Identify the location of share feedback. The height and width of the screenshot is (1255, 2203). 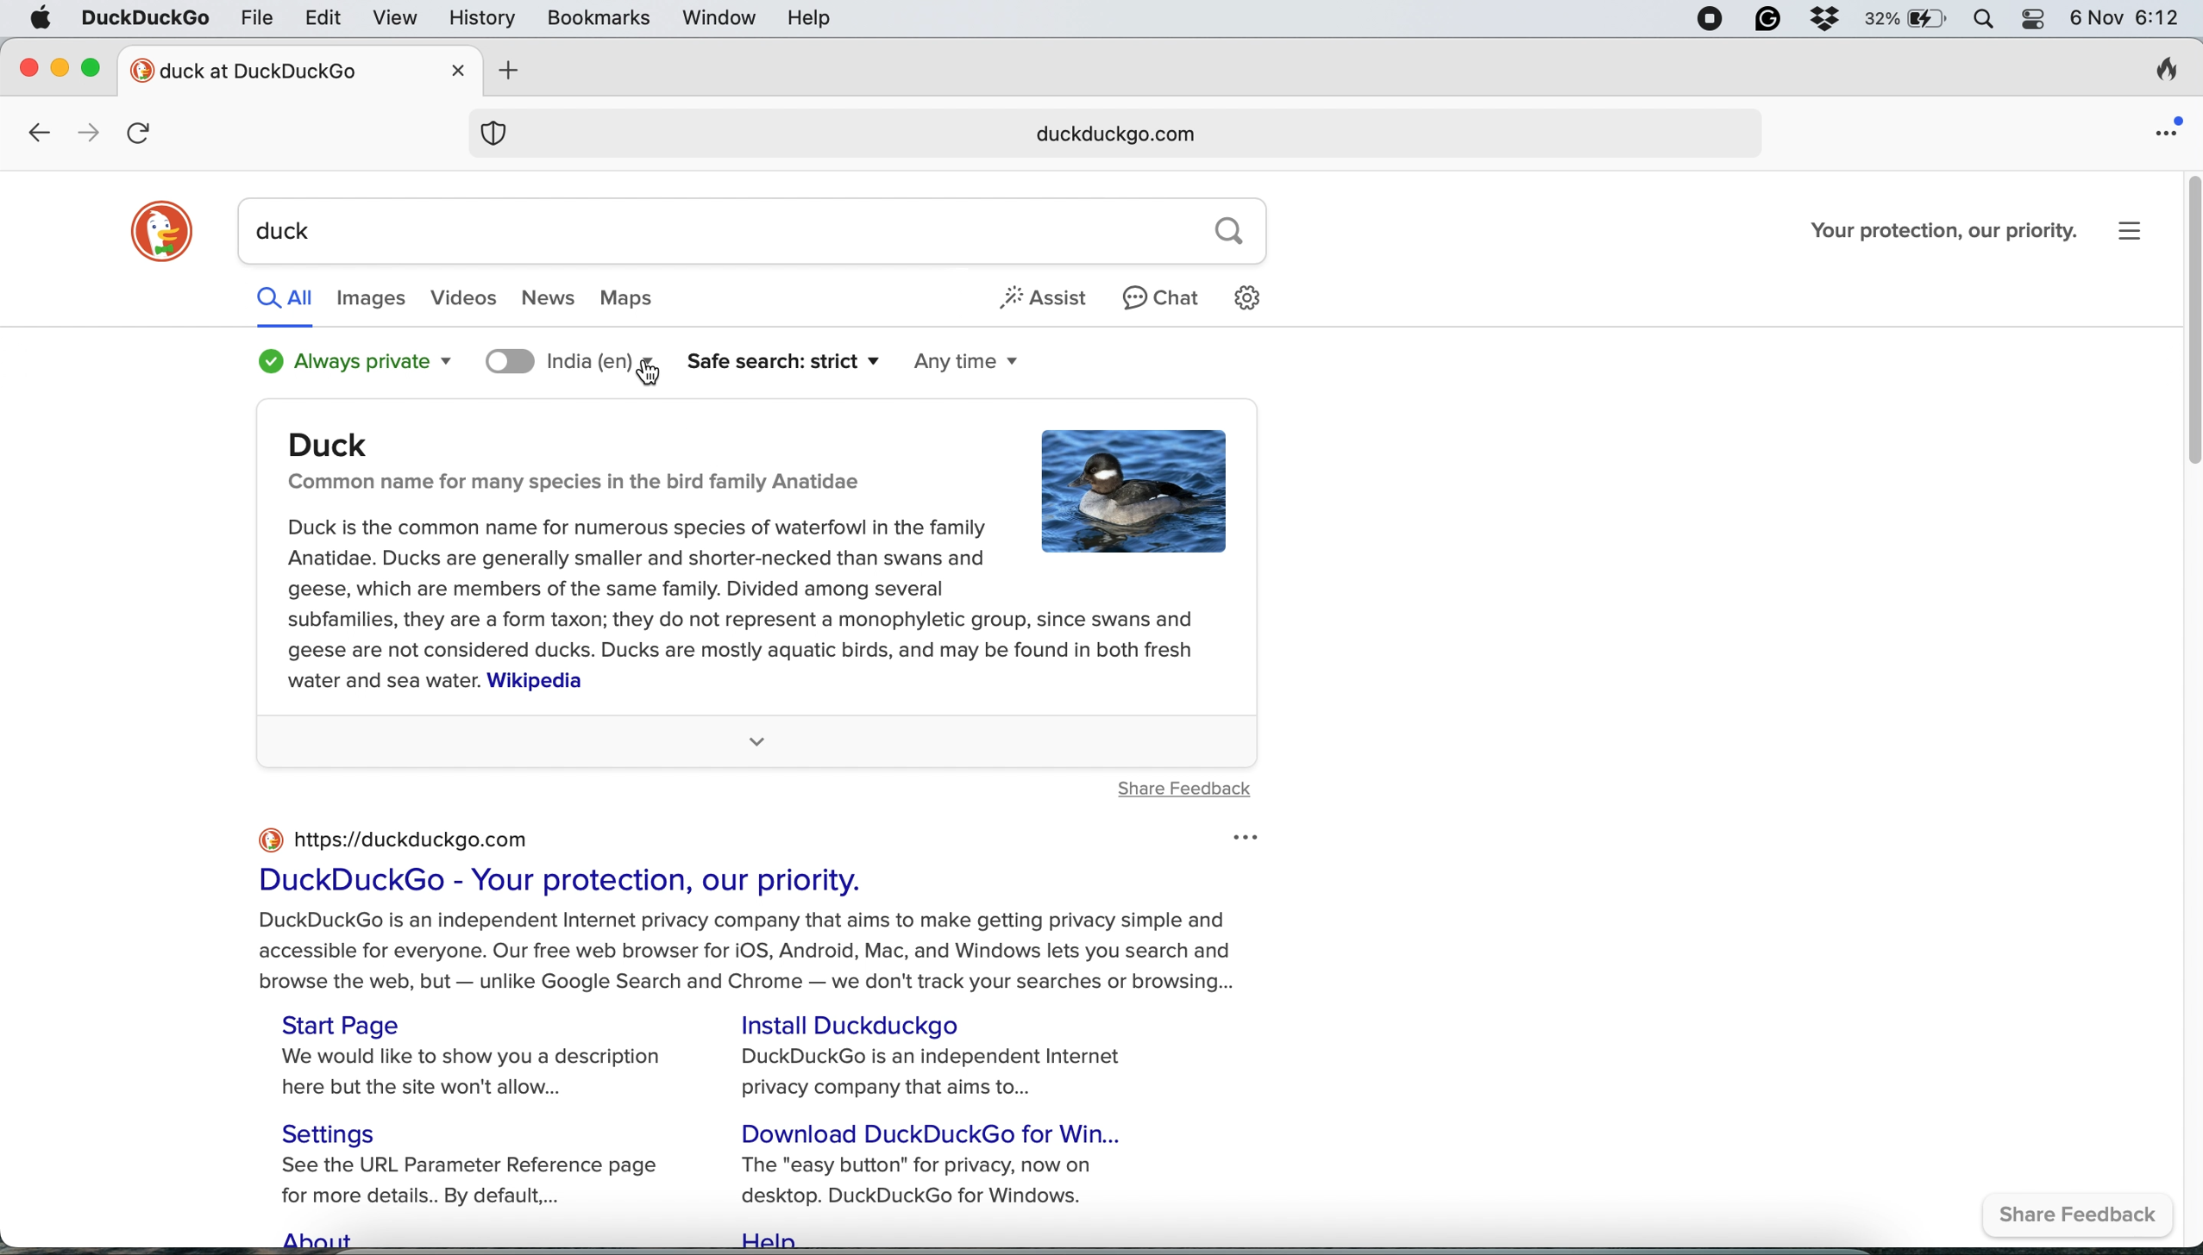
(2085, 1217).